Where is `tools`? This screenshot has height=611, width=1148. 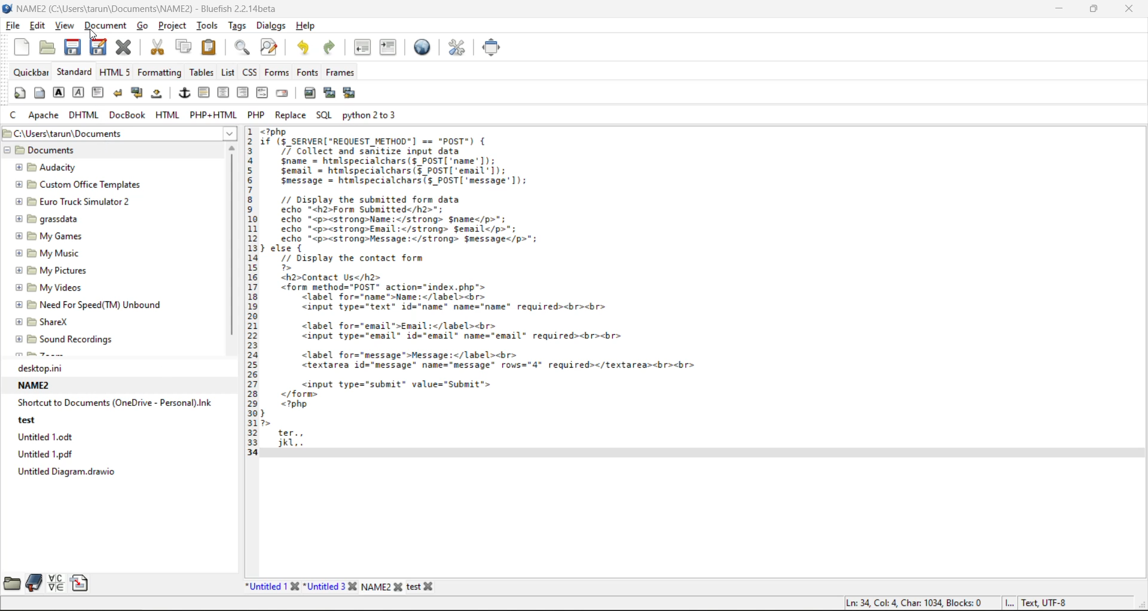 tools is located at coordinates (210, 25).